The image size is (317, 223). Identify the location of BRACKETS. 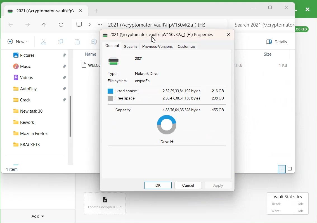
(37, 144).